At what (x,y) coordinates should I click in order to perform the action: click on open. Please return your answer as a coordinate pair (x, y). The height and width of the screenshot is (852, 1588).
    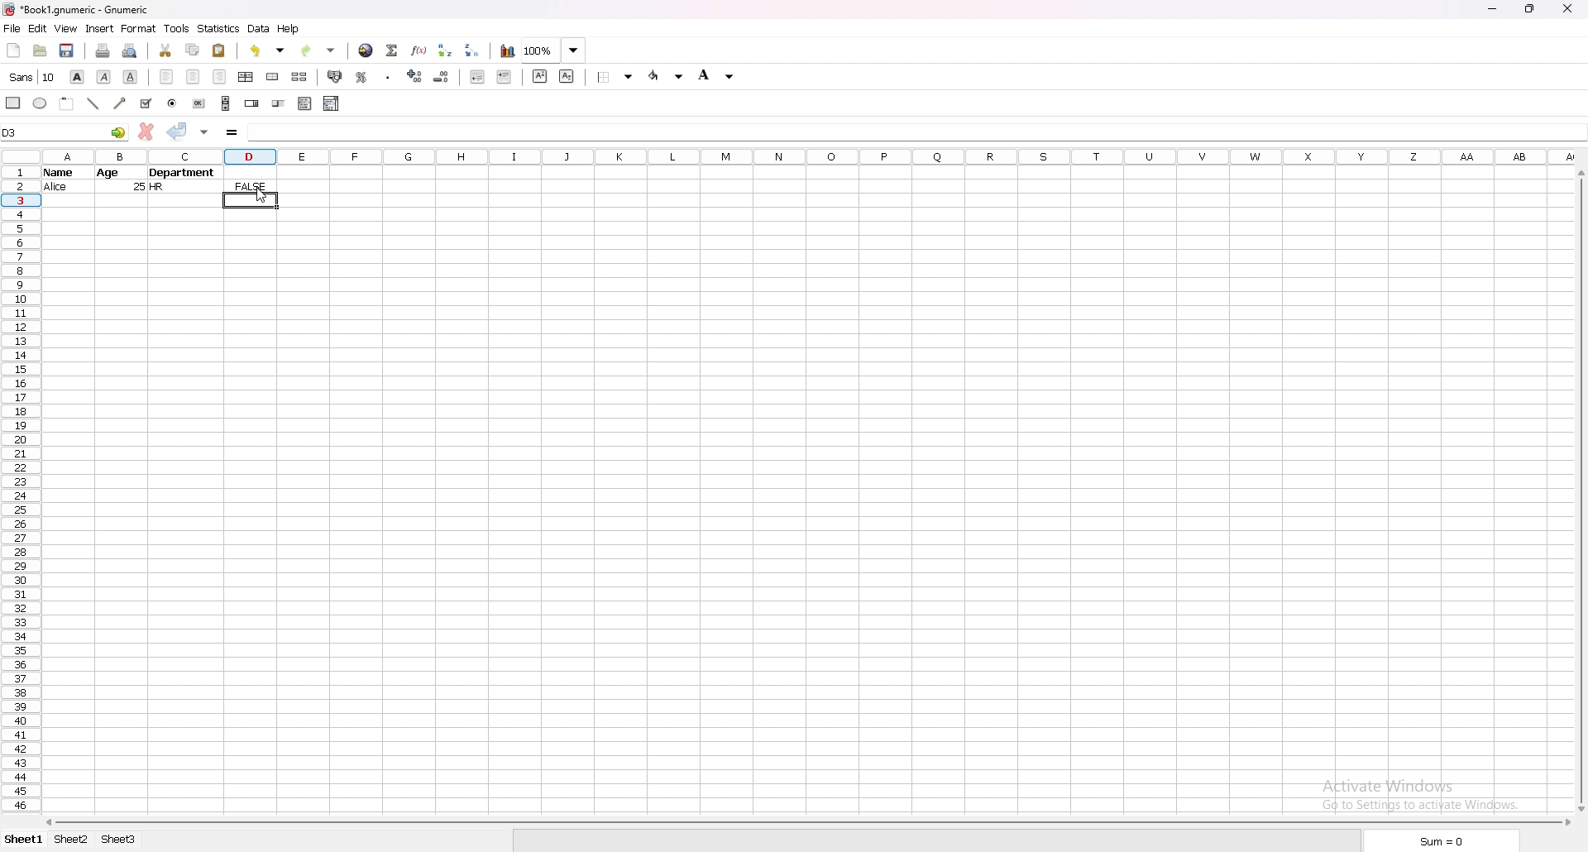
    Looking at the image, I should click on (41, 51).